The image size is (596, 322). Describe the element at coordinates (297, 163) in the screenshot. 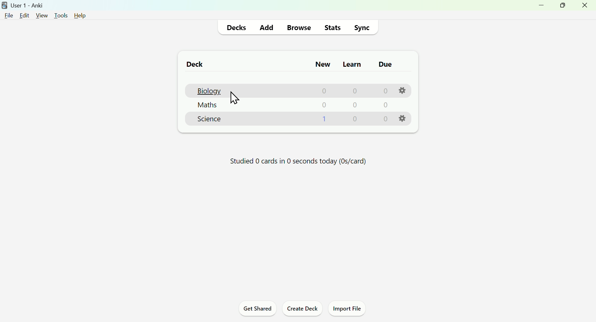

I see `Studied 0 cards in 0 seconds today (Os/card)` at that location.